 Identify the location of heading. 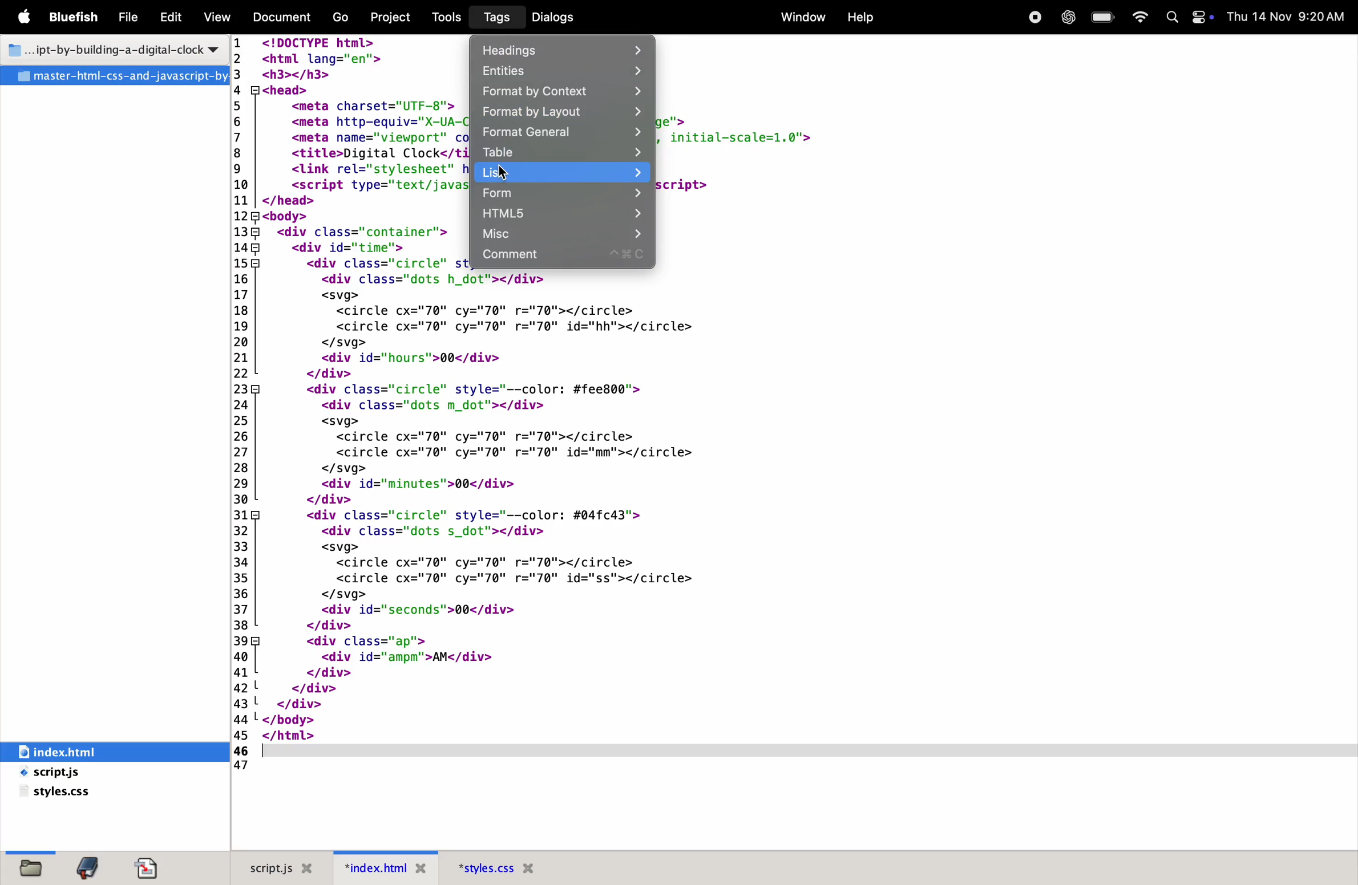
(565, 48).